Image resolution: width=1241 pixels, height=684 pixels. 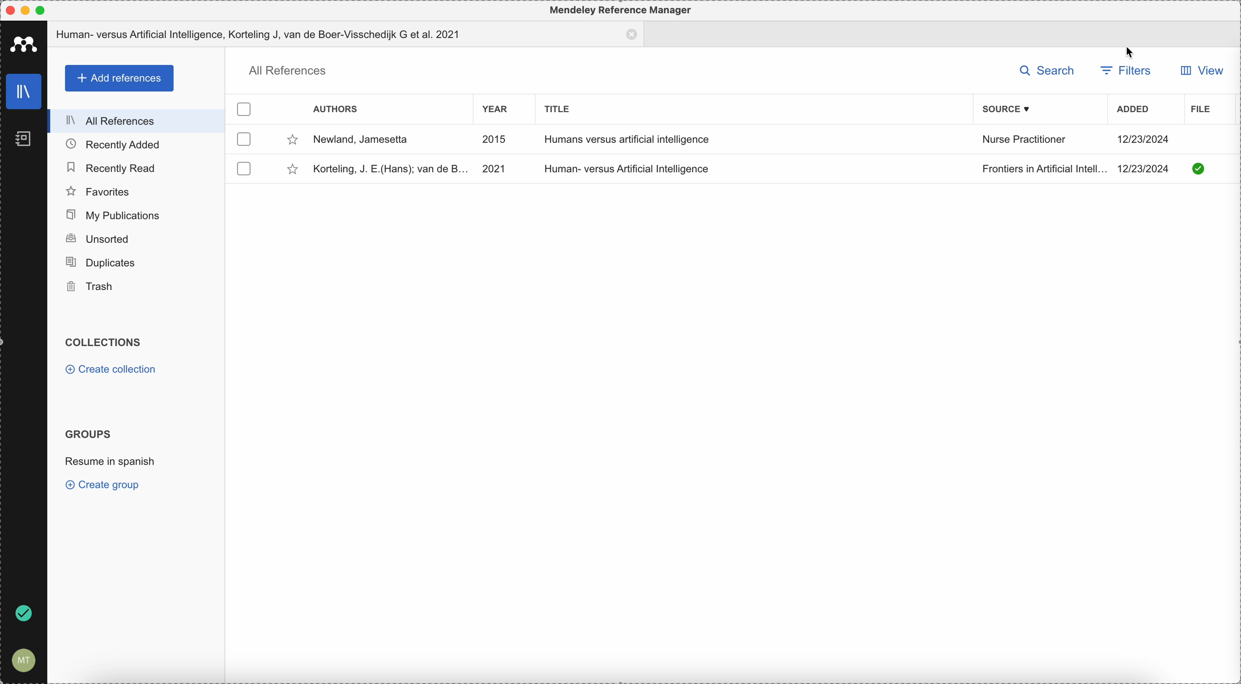 I want to click on unsorted, so click(x=136, y=240).